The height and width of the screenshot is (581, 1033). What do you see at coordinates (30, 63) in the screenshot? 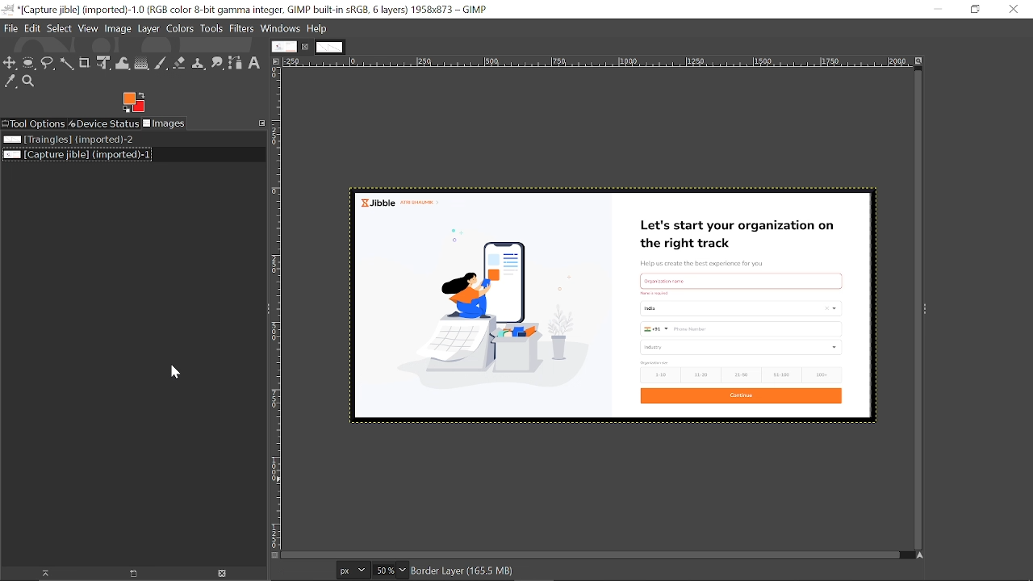
I see `Ellipse select tool` at bounding box center [30, 63].